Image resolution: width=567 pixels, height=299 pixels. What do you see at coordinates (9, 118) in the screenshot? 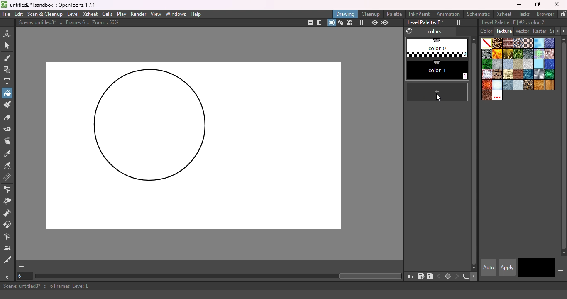
I see `Eraser tool` at bounding box center [9, 118].